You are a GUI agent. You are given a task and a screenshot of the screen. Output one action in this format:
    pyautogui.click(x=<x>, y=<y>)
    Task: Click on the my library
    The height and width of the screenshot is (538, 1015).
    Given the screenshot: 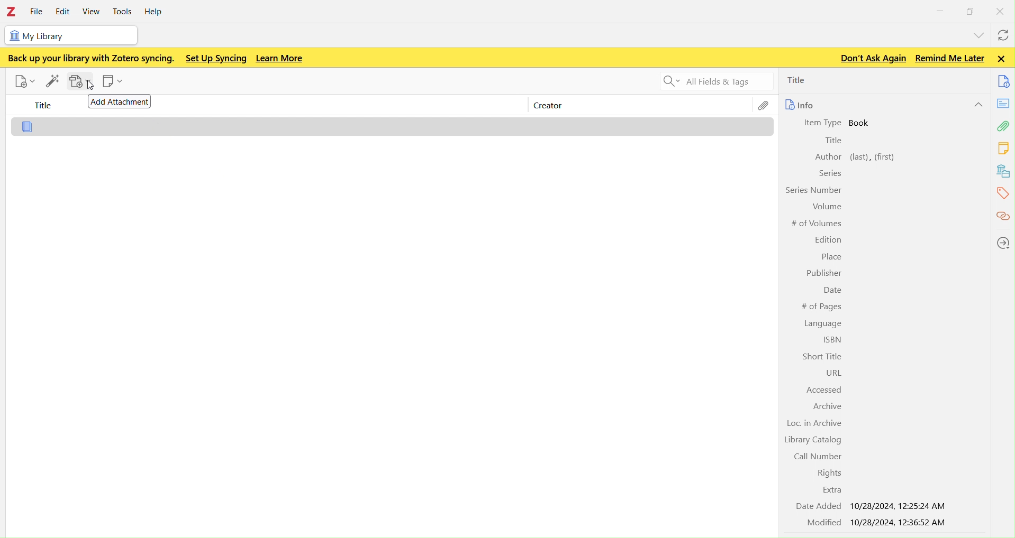 What is the action you would take?
    pyautogui.click(x=80, y=36)
    